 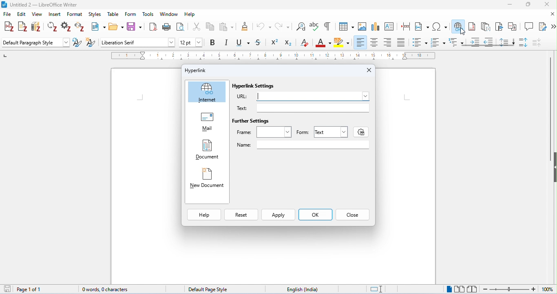 I want to click on Name, so click(x=244, y=145).